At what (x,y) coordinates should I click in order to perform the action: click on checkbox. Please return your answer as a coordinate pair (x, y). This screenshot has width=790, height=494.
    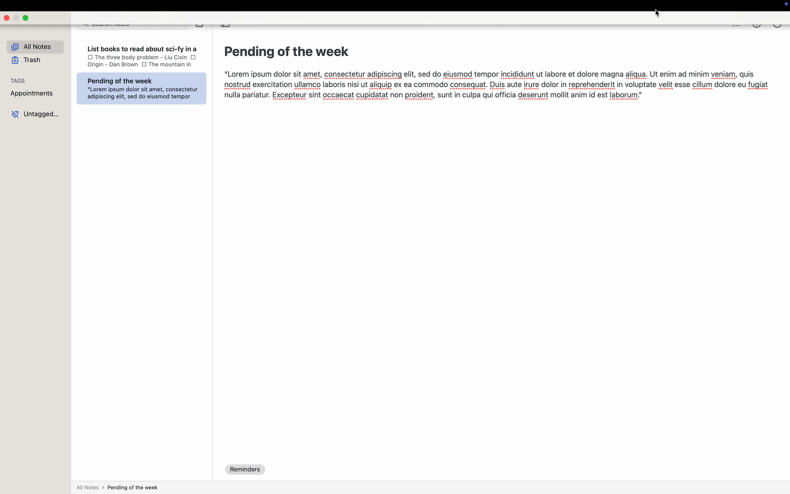
    Looking at the image, I should click on (193, 58).